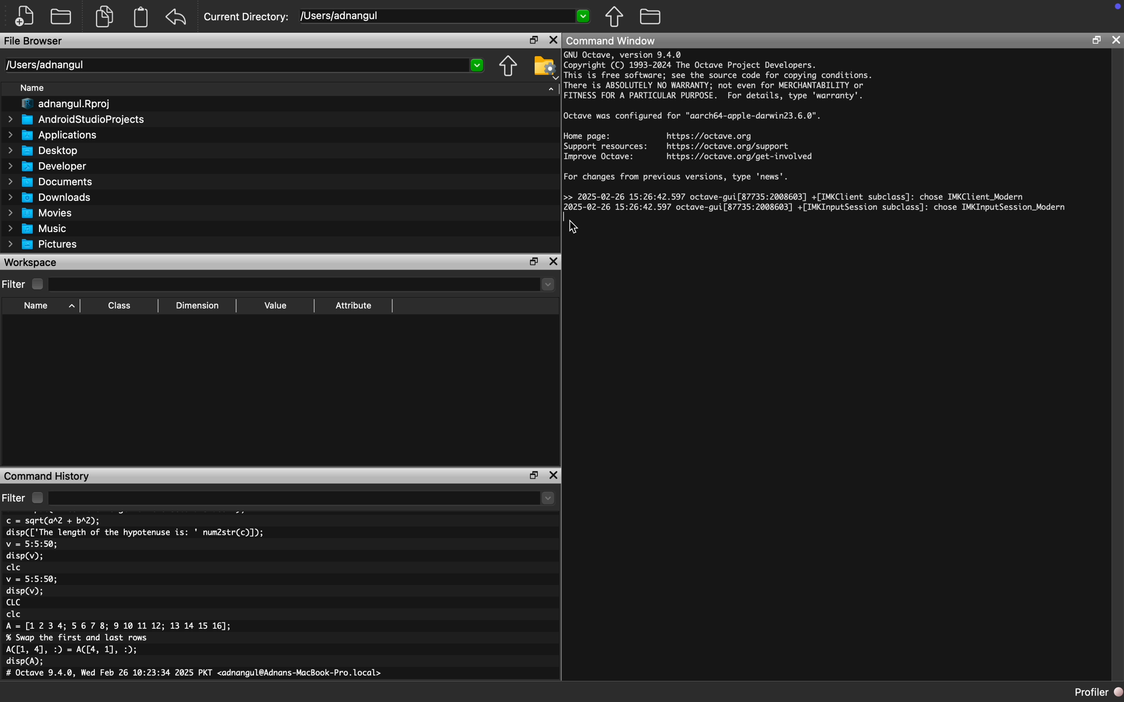 The height and width of the screenshot is (702, 1124). Describe the element at coordinates (817, 205) in the screenshot. I see `>> 2025-02-26 15:26:42.597 octave-gui[87735:2008603] +[IMKClient subclass]: chose IMKClient_Modern
RDRZZE 15:26:42.597 octave-gui[87735:2008603] +[IMKInputSession subclass]: chose IMKInputSession_Modern` at that location.